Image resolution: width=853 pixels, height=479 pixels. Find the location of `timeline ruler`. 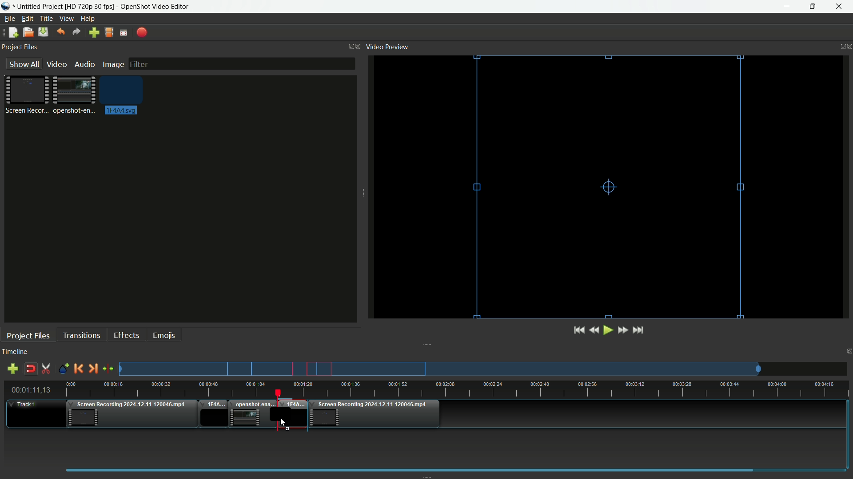

timeline ruler is located at coordinates (458, 390).